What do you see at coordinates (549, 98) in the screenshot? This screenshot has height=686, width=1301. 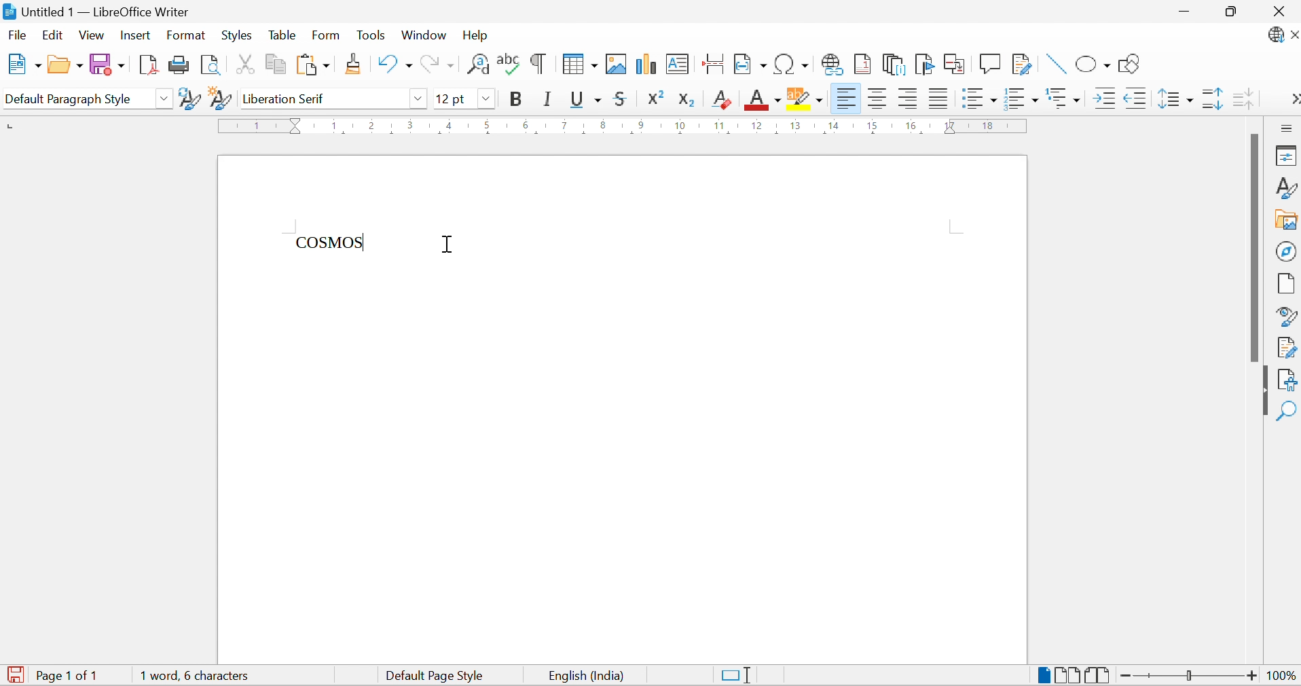 I see `Italic` at bounding box center [549, 98].